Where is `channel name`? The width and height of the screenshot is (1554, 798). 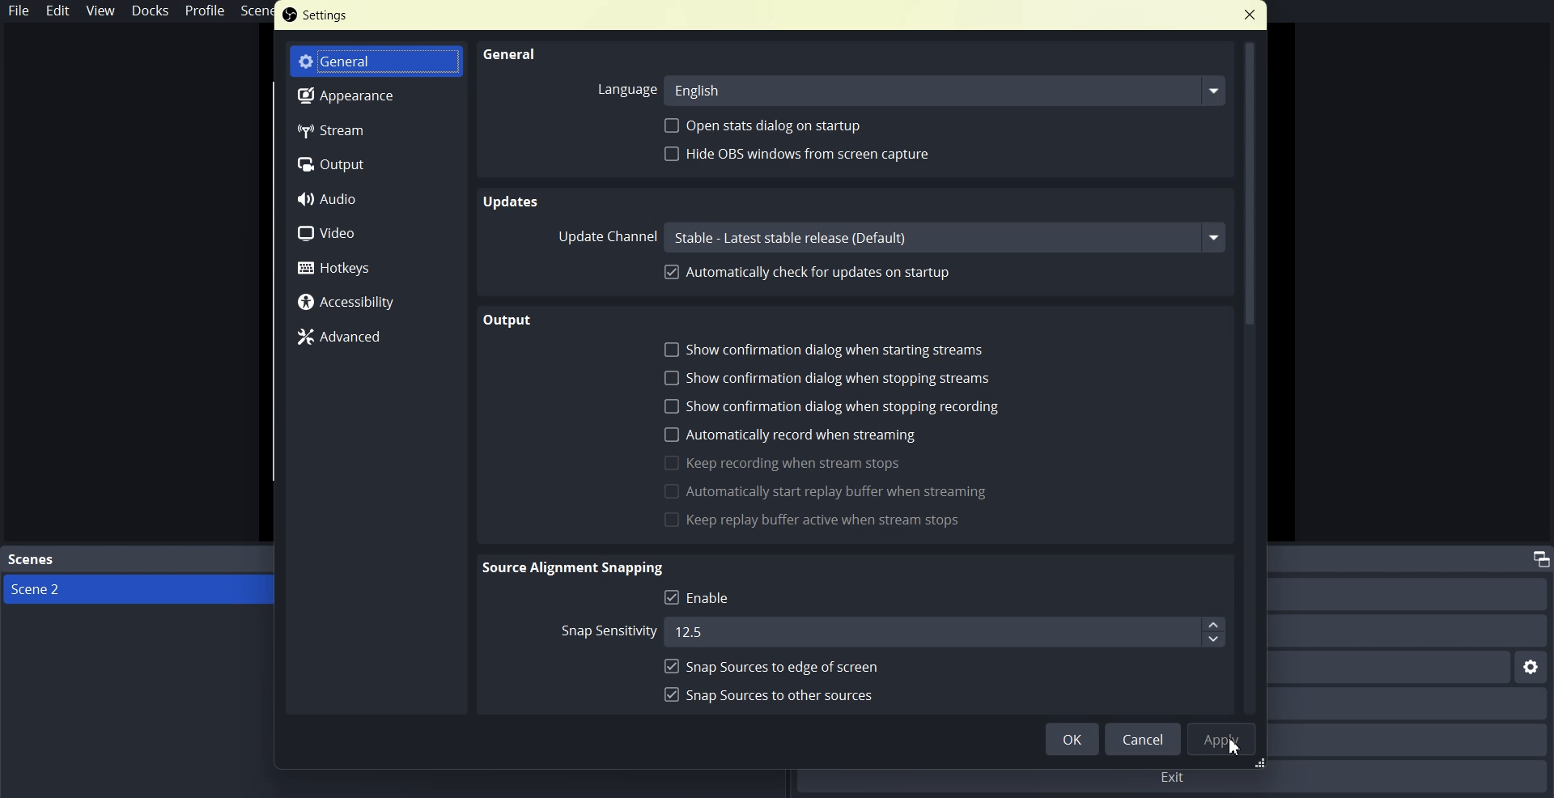
channel name is located at coordinates (947, 237).